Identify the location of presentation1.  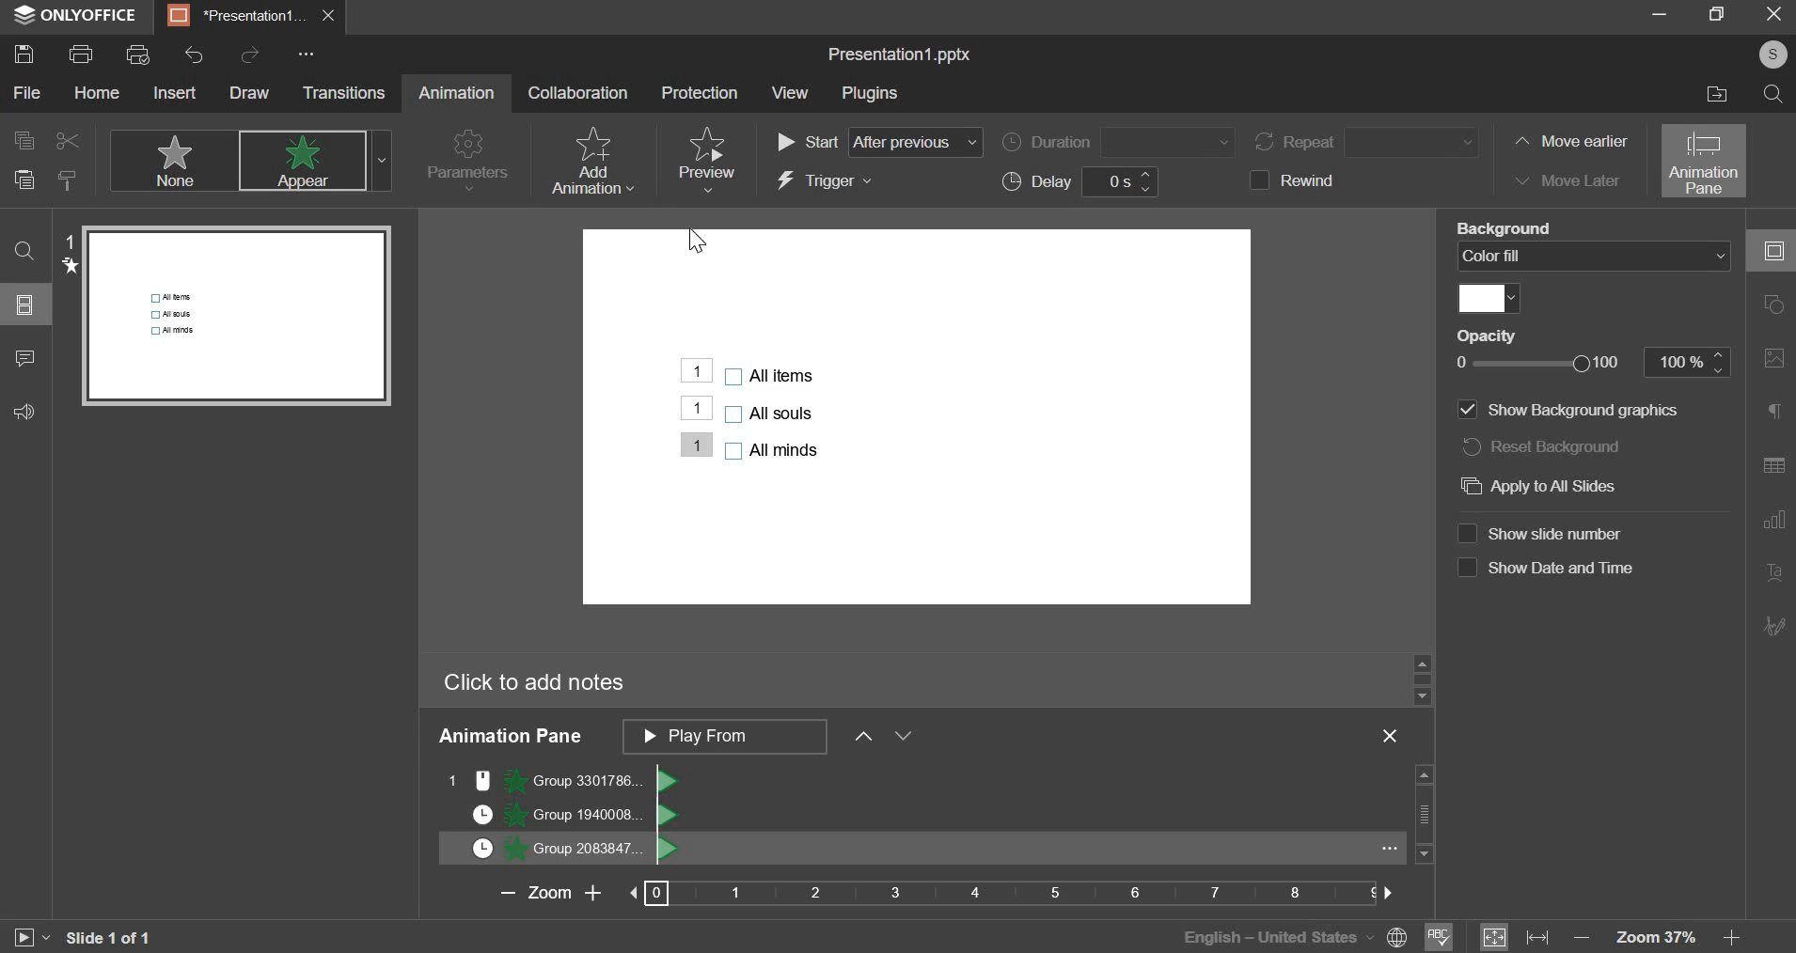
(255, 14).